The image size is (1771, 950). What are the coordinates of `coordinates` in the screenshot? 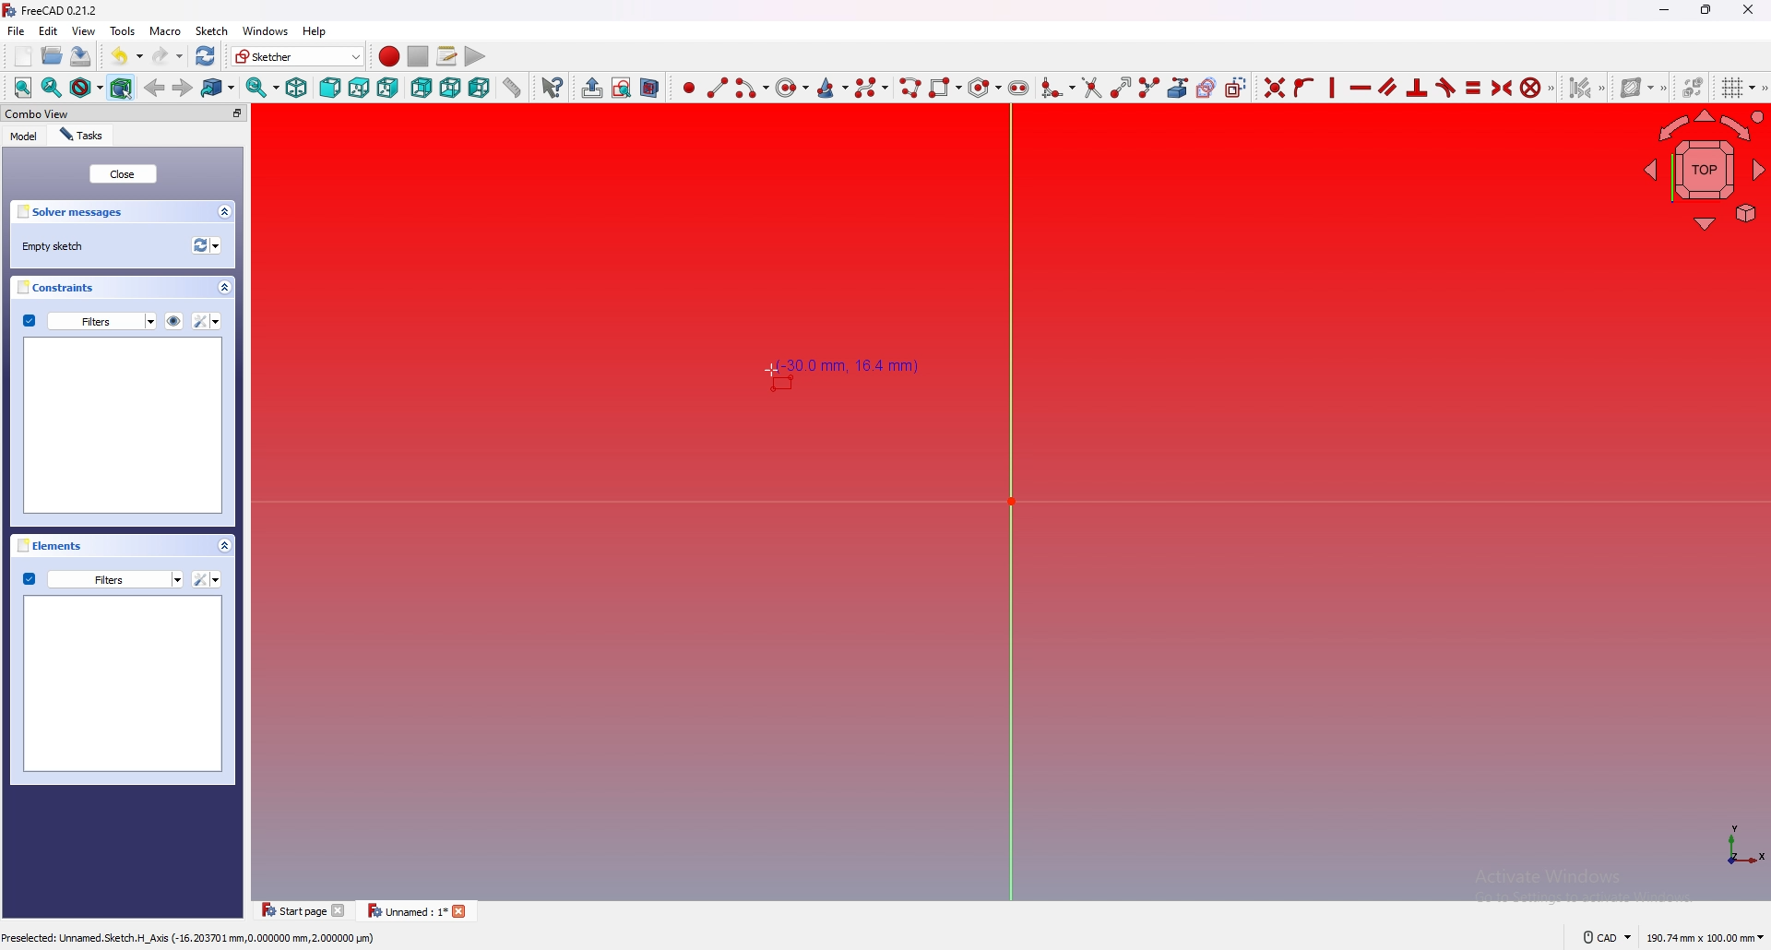 It's located at (850, 368).